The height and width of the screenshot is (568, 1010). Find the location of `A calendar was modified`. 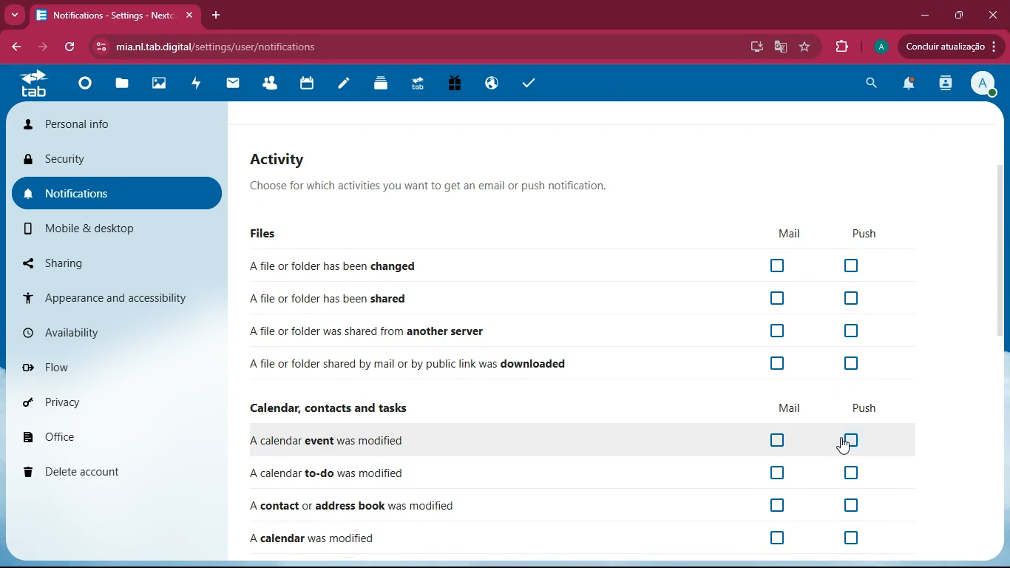

A calendar was modified is located at coordinates (312, 538).